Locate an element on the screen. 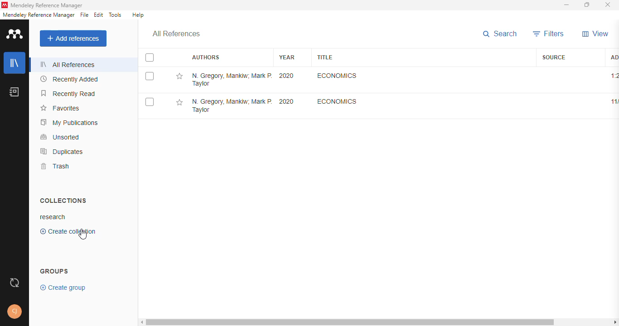 The image size is (619, 326). horizontal scroll bar is located at coordinates (380, 321).